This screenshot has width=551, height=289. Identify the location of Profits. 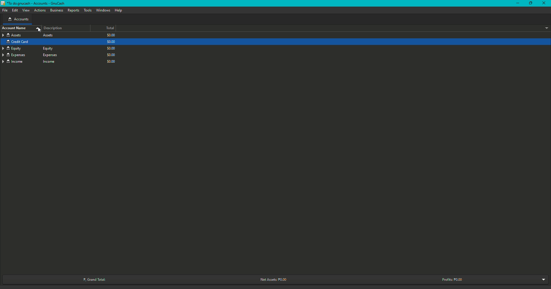
(449, 279).